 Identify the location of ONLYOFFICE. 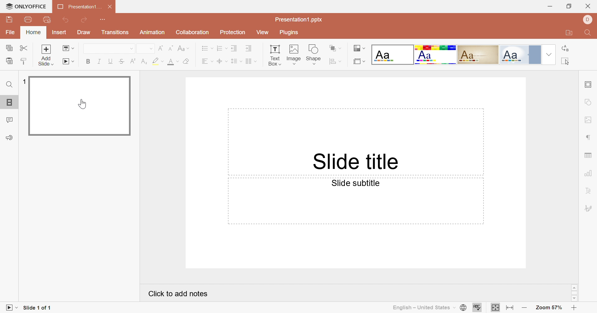
(26, 6).